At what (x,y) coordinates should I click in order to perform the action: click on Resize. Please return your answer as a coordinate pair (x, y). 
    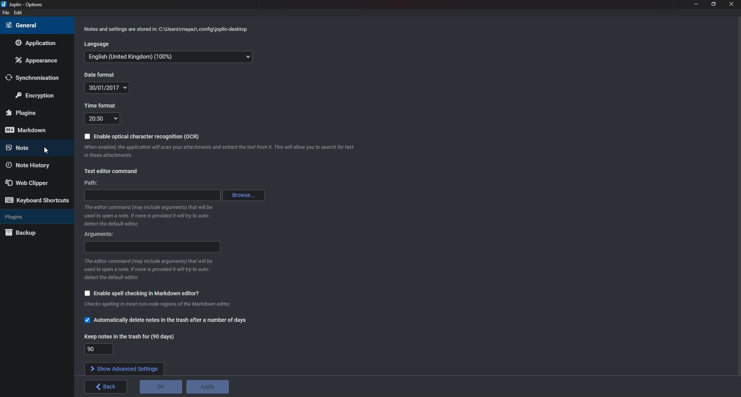
    Looking at the image, I should click on (713, 4).